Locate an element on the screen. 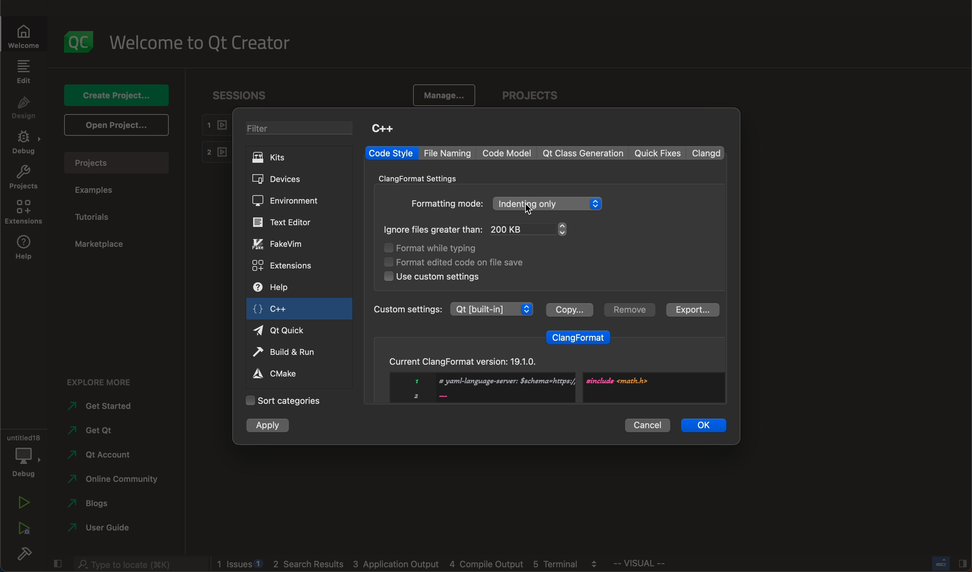 This screenshot has width=972, height=572. editor is located at coordinates (283, 222).